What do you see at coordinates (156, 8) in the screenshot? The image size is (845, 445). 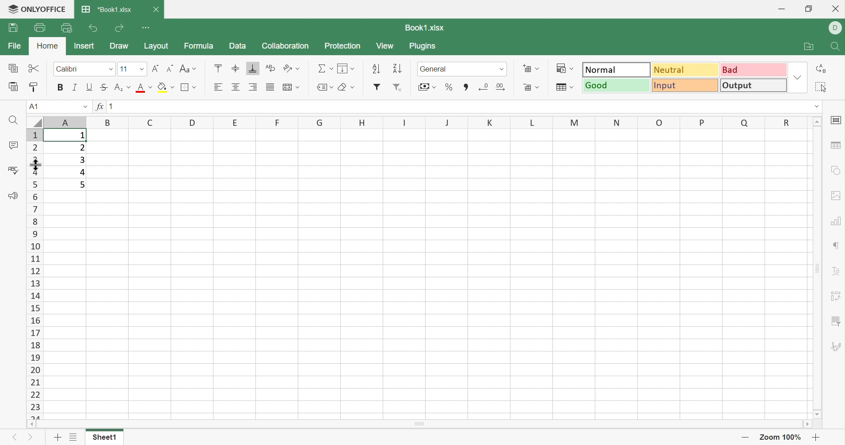 I see `Close` at bounding box center [156, 8].